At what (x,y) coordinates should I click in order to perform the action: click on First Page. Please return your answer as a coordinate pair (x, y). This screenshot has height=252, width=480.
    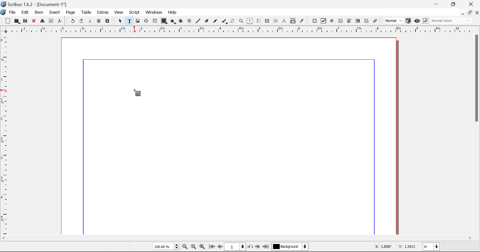
    Looking at the image, I should click on (212, 247).